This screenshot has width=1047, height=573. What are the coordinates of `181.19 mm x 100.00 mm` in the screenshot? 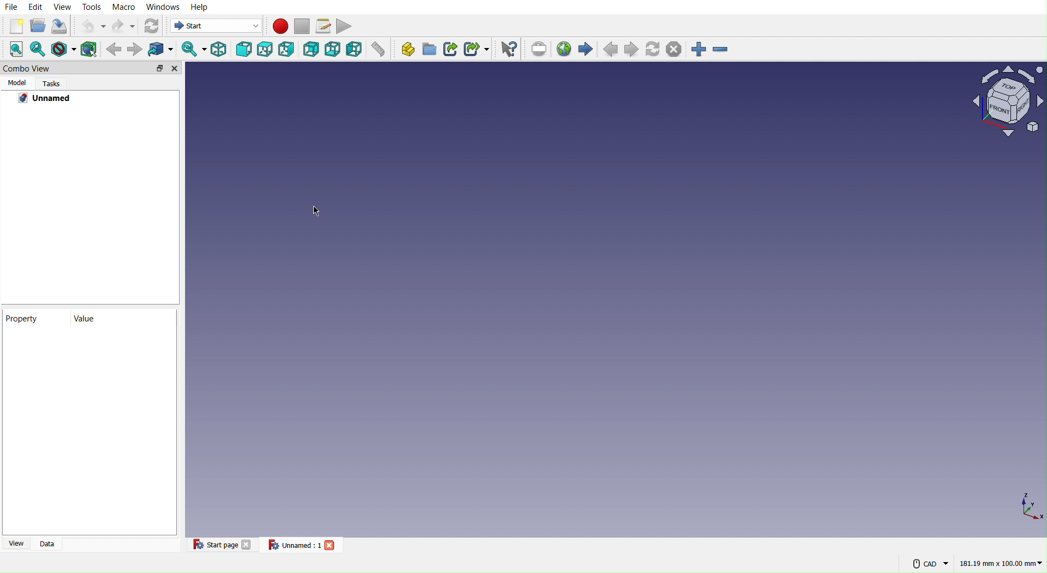 It's located at (1001, 564).